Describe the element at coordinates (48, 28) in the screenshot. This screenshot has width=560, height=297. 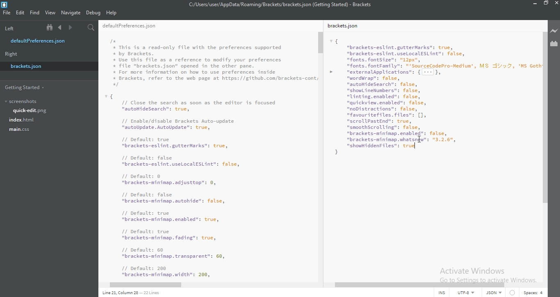
I see `show file tree` at that location.